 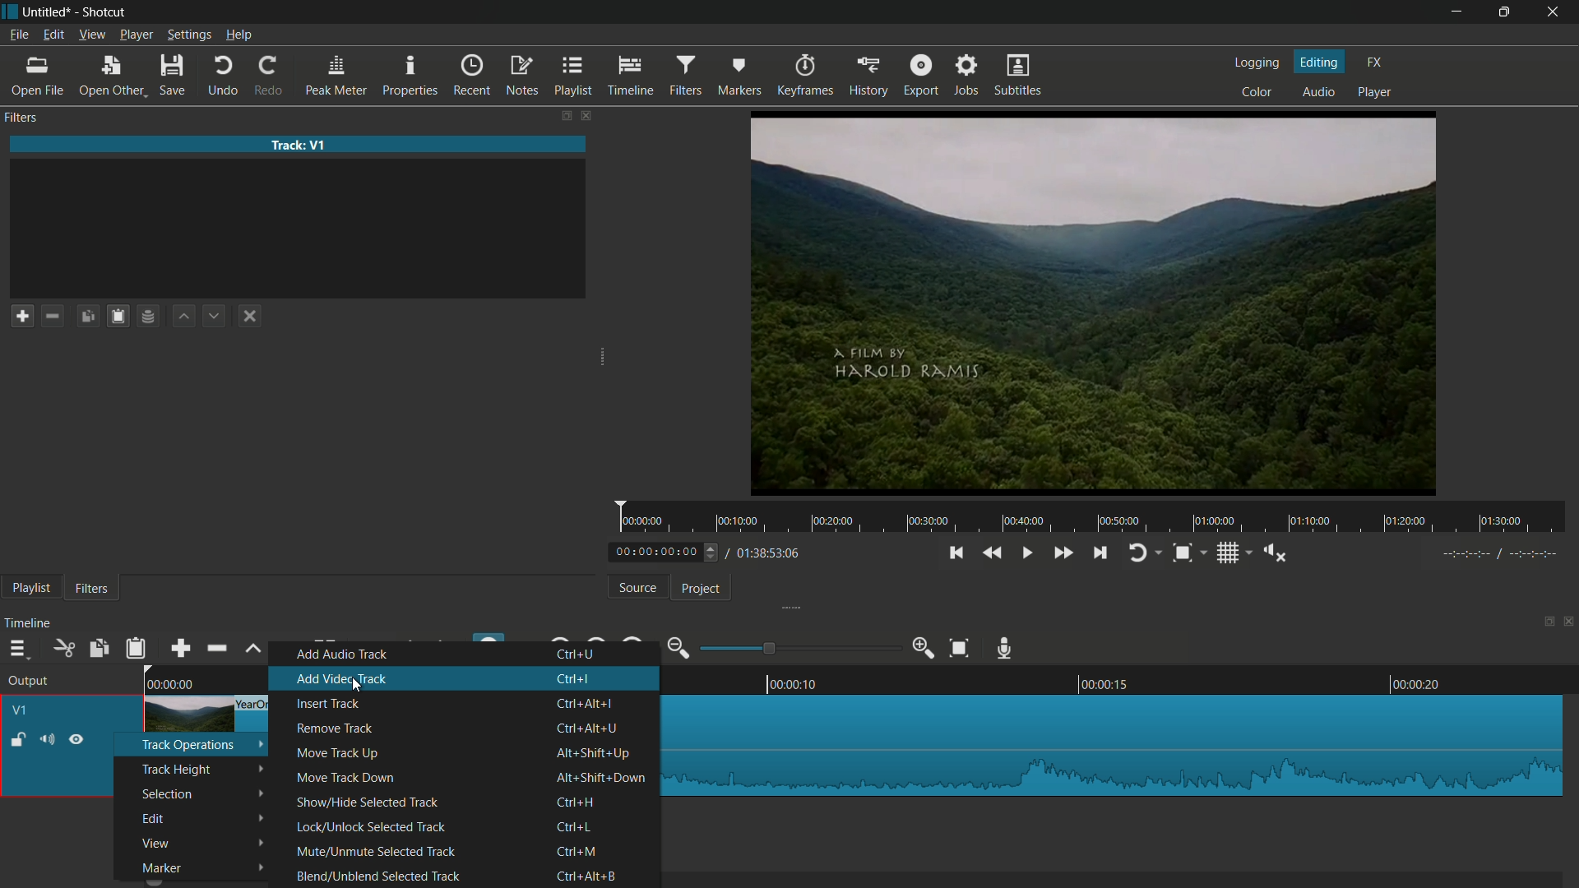 What do you see at coordinates (959, 551) in the screenshot?
I see `skip to the previous point` at bounding box center [959, 551].